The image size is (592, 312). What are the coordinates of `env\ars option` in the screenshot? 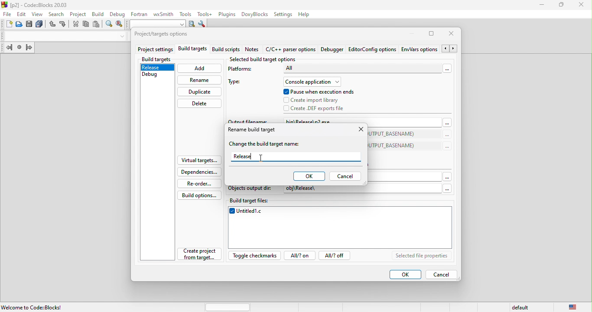 It's located at (419, 49).